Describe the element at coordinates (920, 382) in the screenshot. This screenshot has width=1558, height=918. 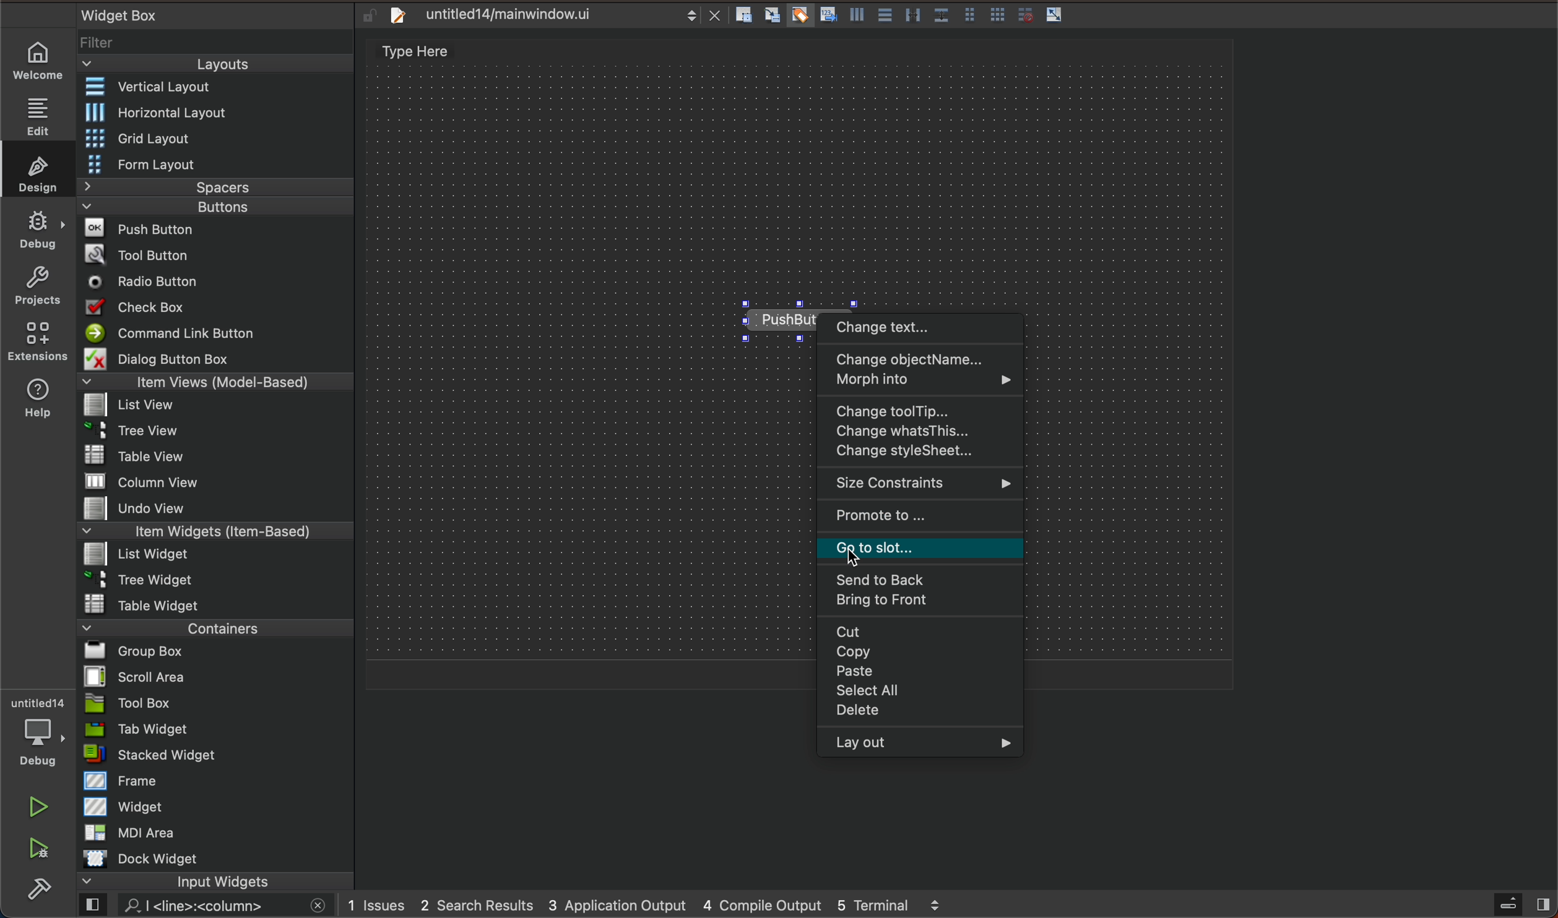
I see `morph into` at that location.